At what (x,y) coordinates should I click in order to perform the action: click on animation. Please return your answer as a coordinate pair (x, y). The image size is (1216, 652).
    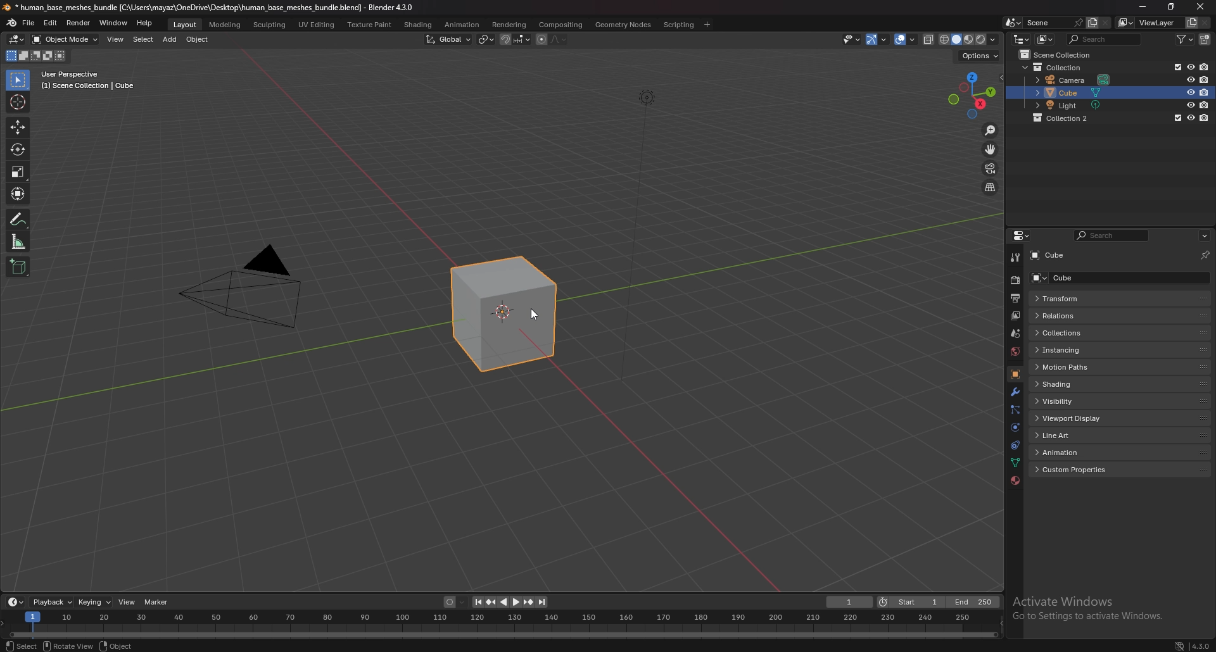
    Looking at the image, I should click on (1079, 451).